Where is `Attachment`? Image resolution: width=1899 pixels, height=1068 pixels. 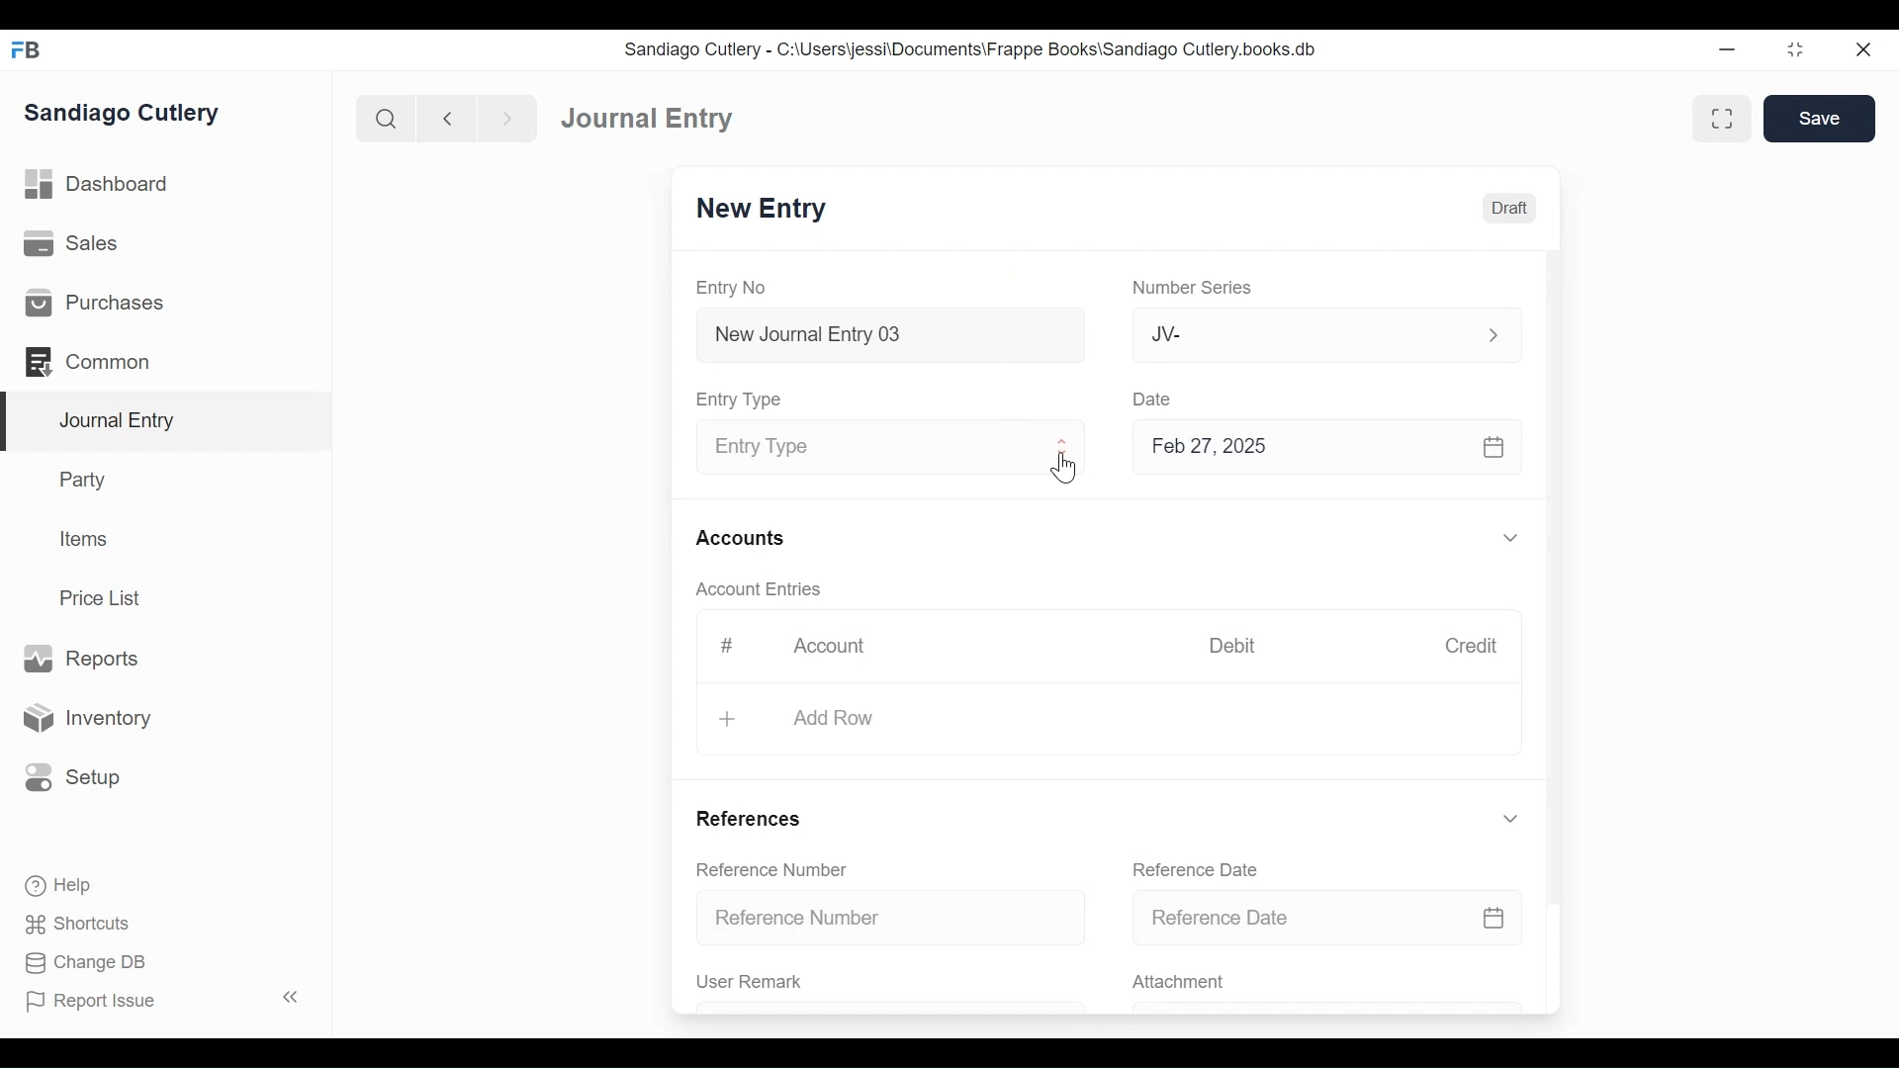 Attachment is located at coordinates (1178, 984).